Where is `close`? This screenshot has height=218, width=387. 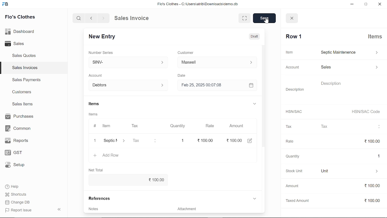 close is located at coordinates (292, 18).